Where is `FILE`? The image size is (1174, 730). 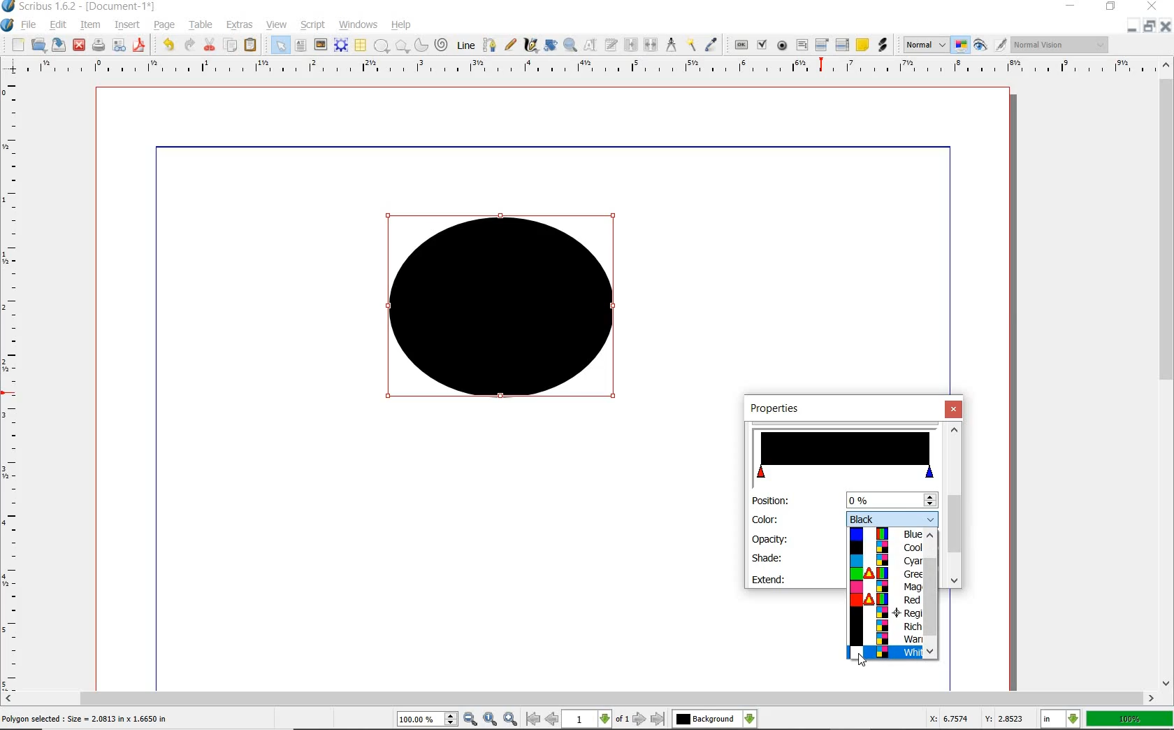
FILE is located at coordinates (30, 24).